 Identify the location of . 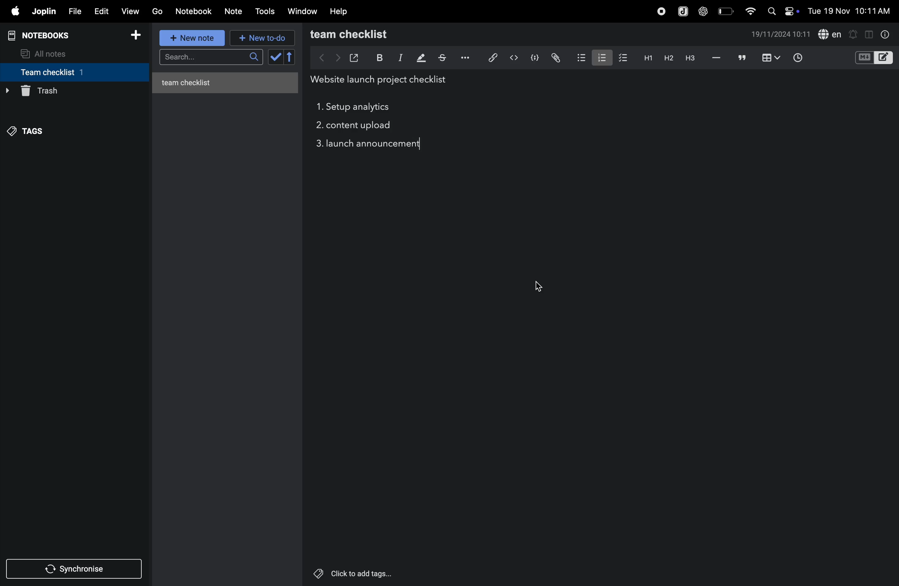
(362, 574).